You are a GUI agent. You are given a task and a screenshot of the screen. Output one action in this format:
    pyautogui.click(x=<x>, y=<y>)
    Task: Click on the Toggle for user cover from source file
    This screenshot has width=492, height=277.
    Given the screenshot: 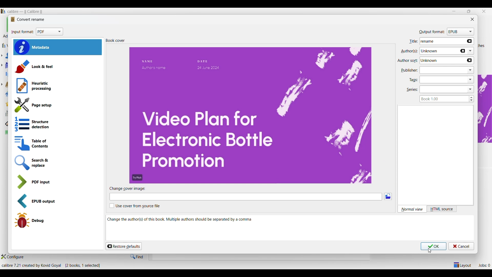 What is the action you would take?
    pyautogui.click(x=135, y=206)
    